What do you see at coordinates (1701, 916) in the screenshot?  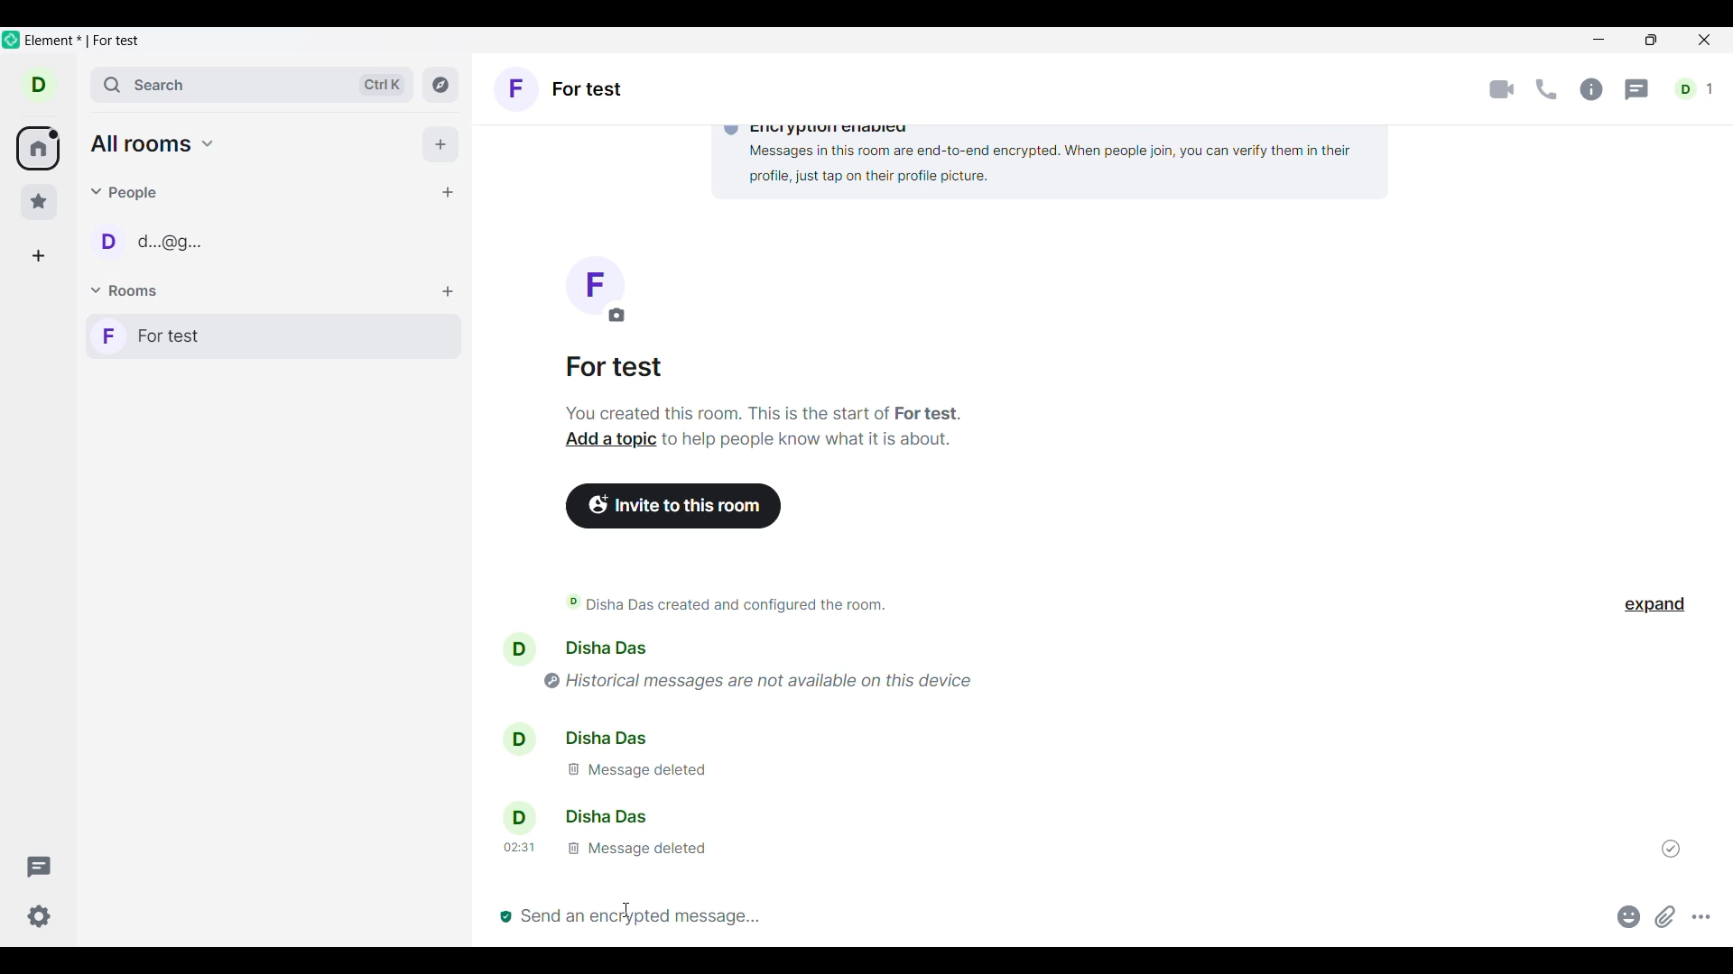 I see `More options` at bounding box center [1701, 916].